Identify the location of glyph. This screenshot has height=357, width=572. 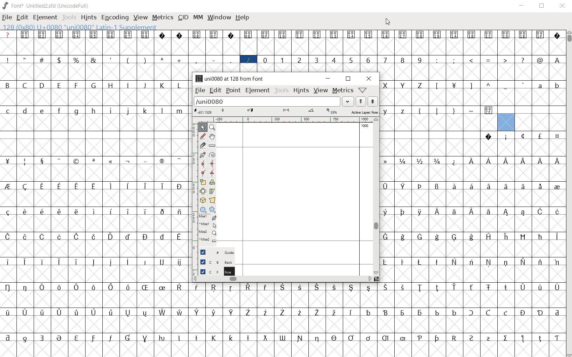
(282, 312).